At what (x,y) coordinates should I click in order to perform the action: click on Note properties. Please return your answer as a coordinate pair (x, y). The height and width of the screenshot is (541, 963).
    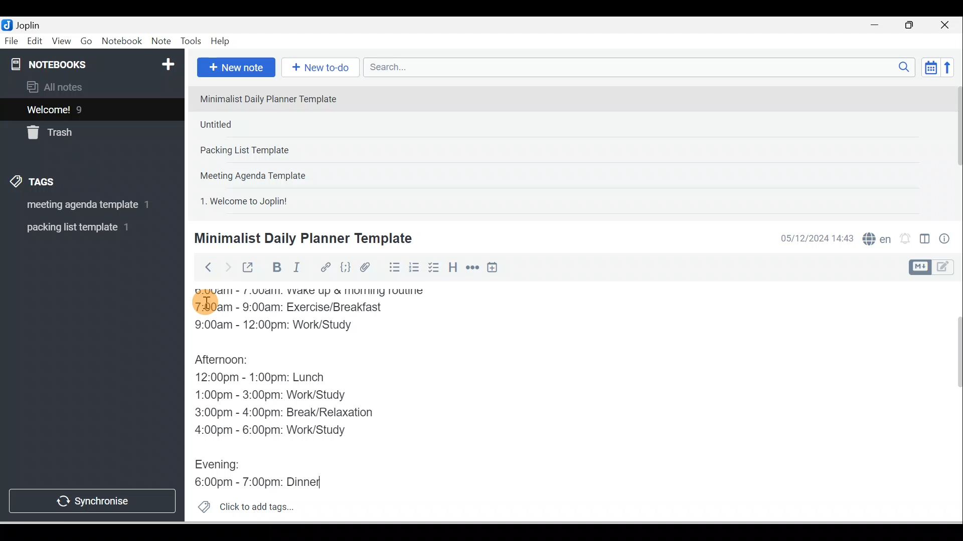
    Looking at the image, I should click on (945, 240).